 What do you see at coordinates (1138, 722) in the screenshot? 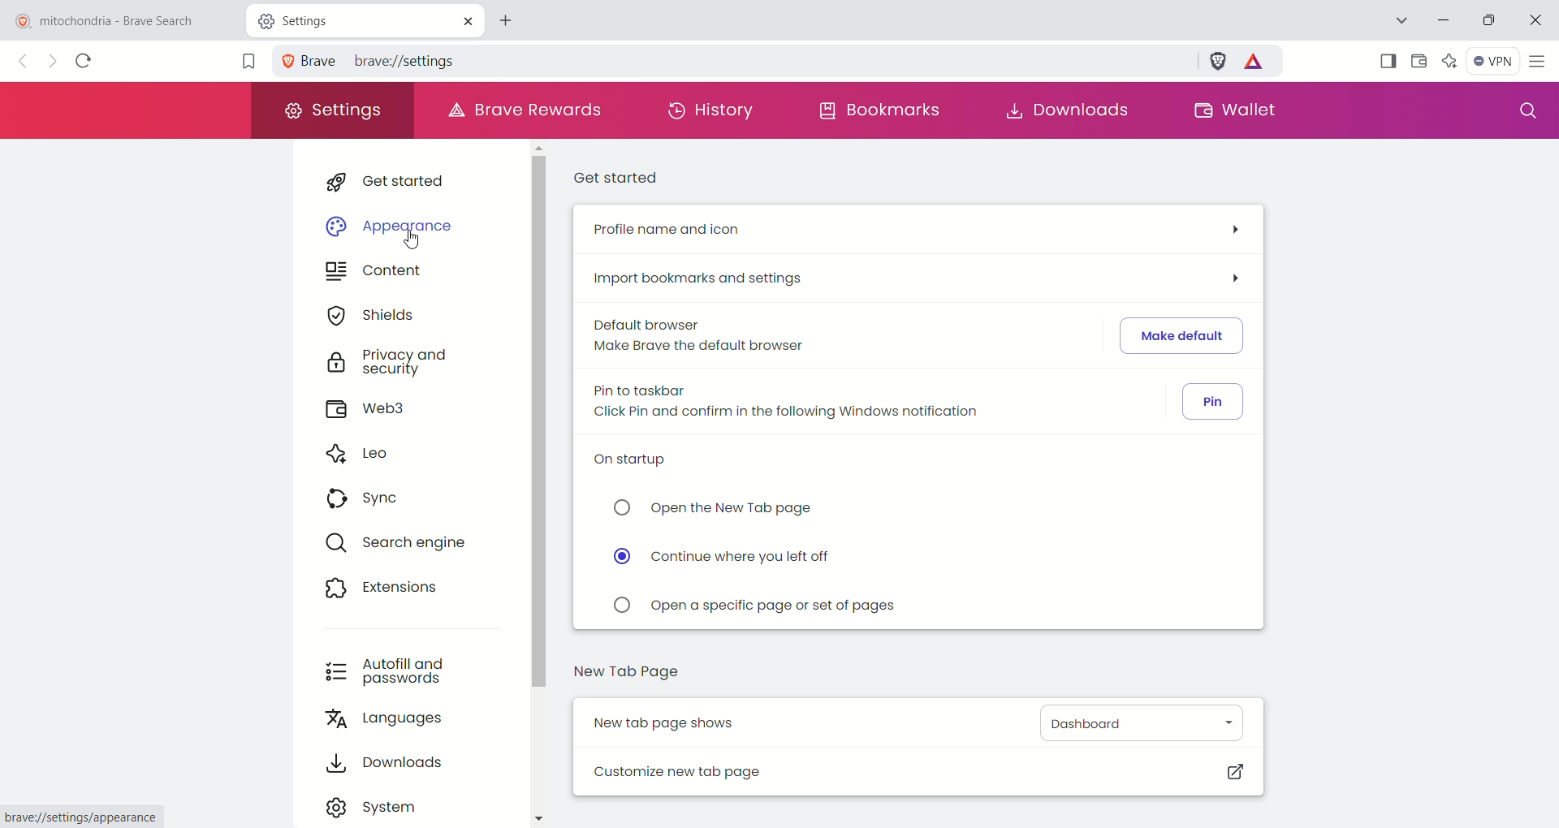
I see `dashboard` at bounding box center [1138, 722].